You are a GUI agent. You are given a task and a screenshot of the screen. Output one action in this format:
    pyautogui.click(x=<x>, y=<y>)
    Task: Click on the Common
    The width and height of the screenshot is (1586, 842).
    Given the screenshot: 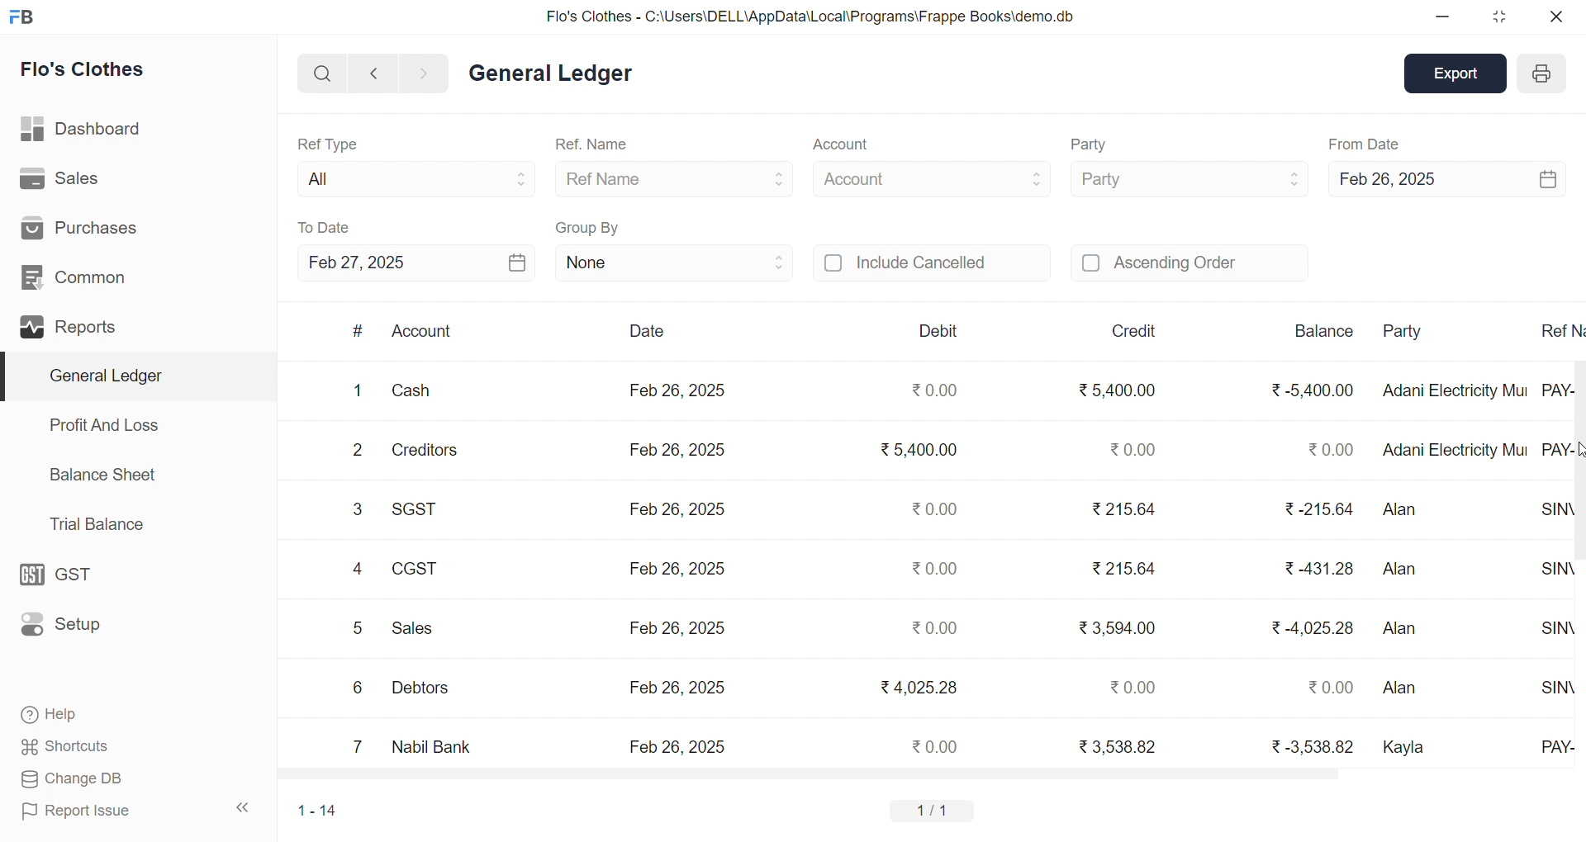 What is the action you would take?
    pyautogui.click(x=74, y=275)
    